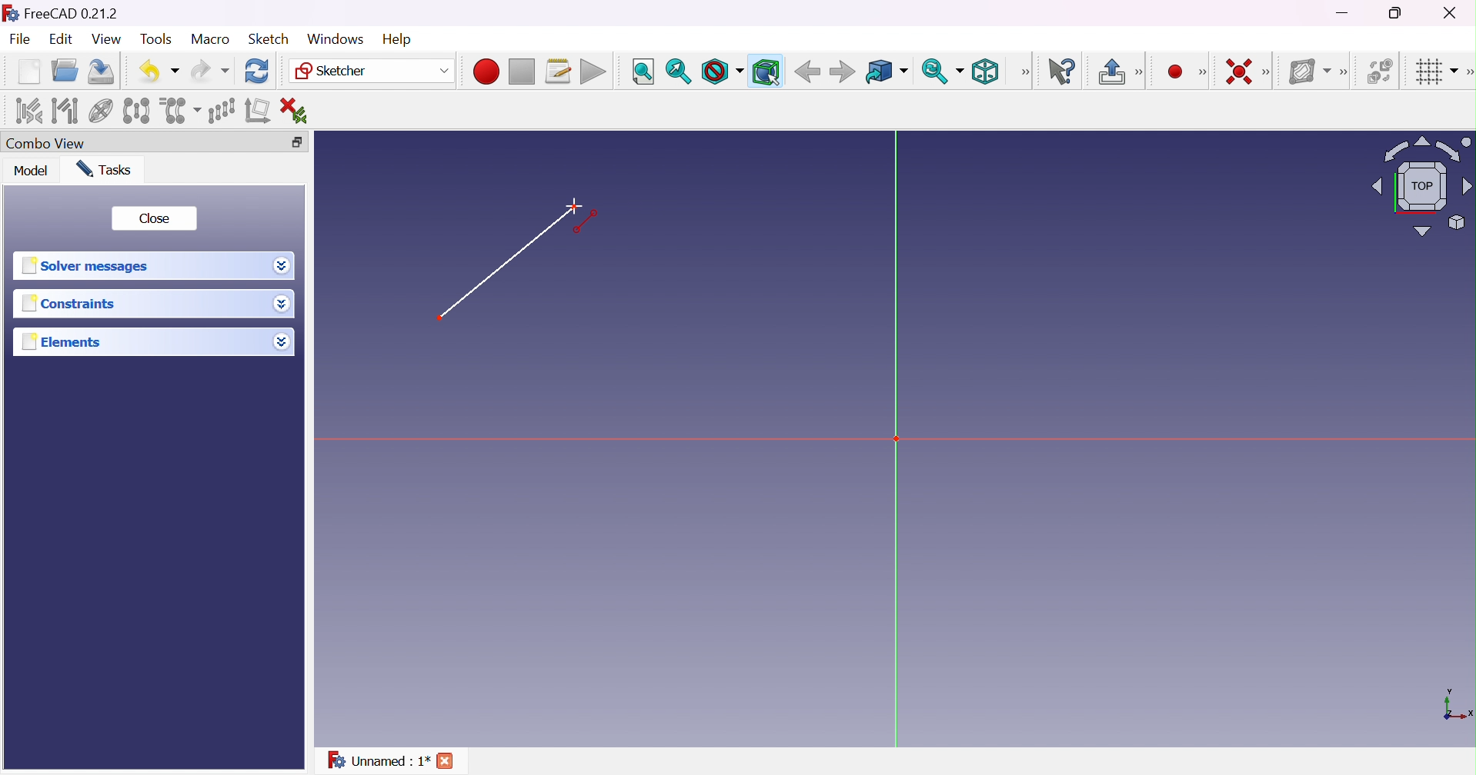  I want to click on Cursor, so click(574, 205).